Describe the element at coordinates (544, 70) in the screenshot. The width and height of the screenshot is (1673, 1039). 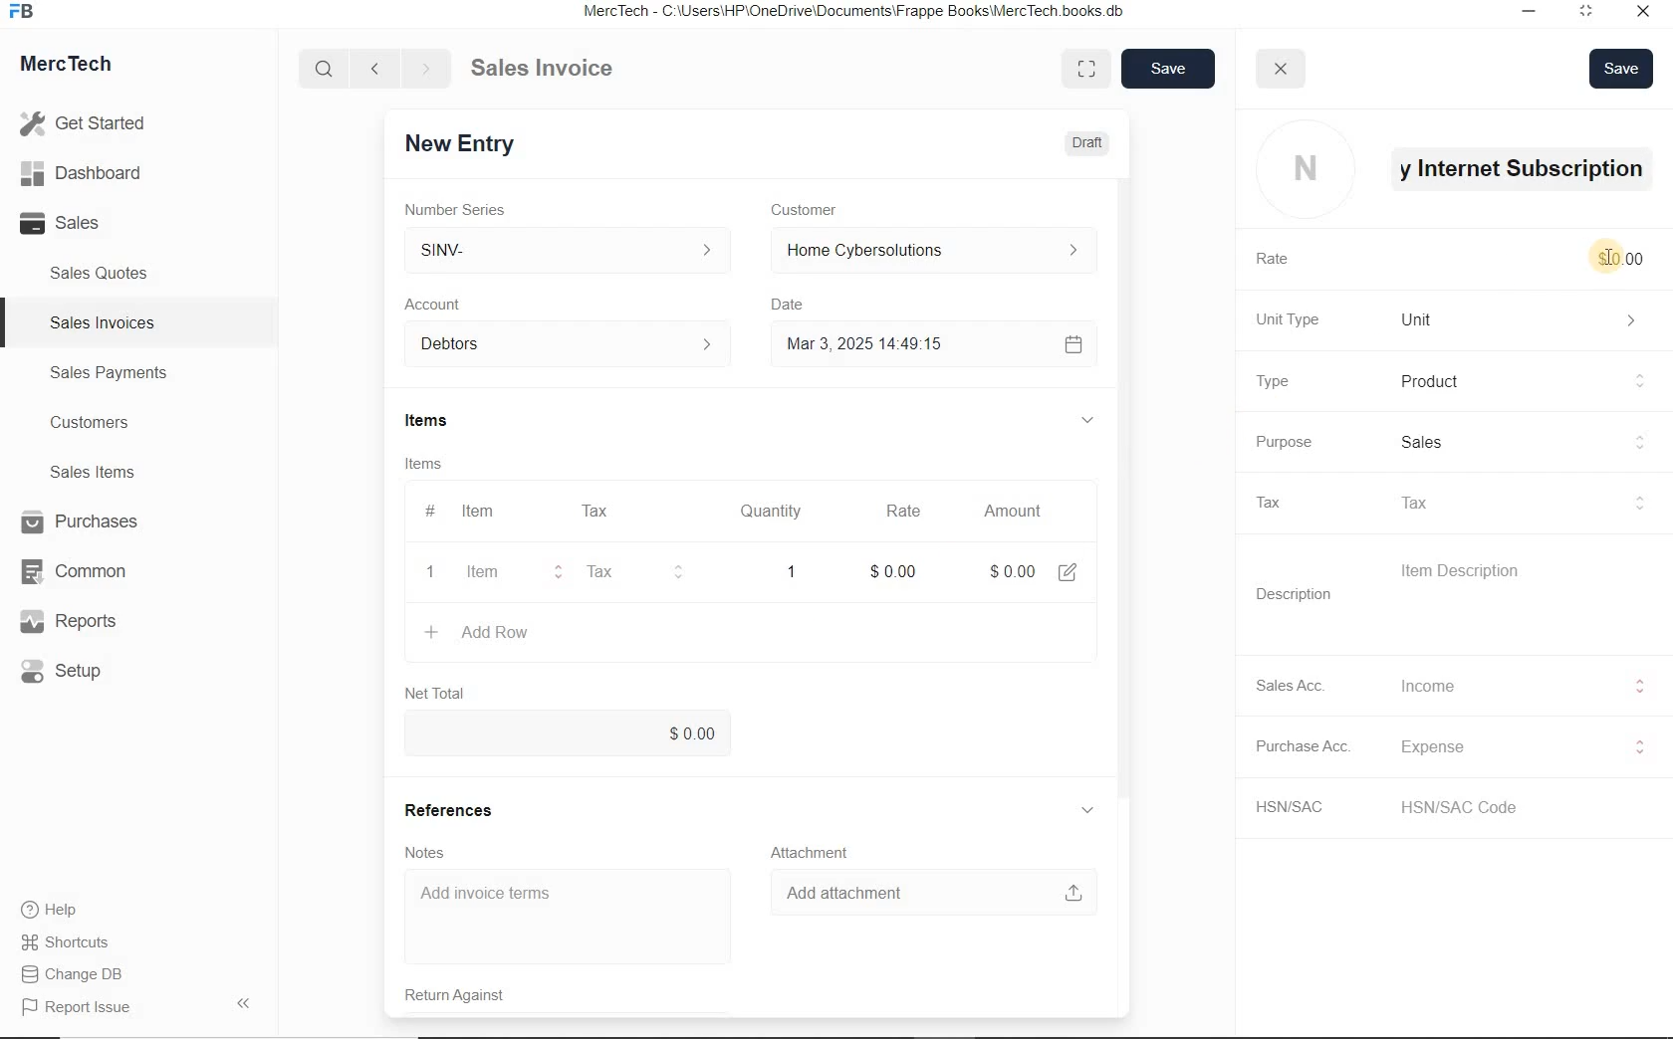
I see `Sales Invoice` at that location.